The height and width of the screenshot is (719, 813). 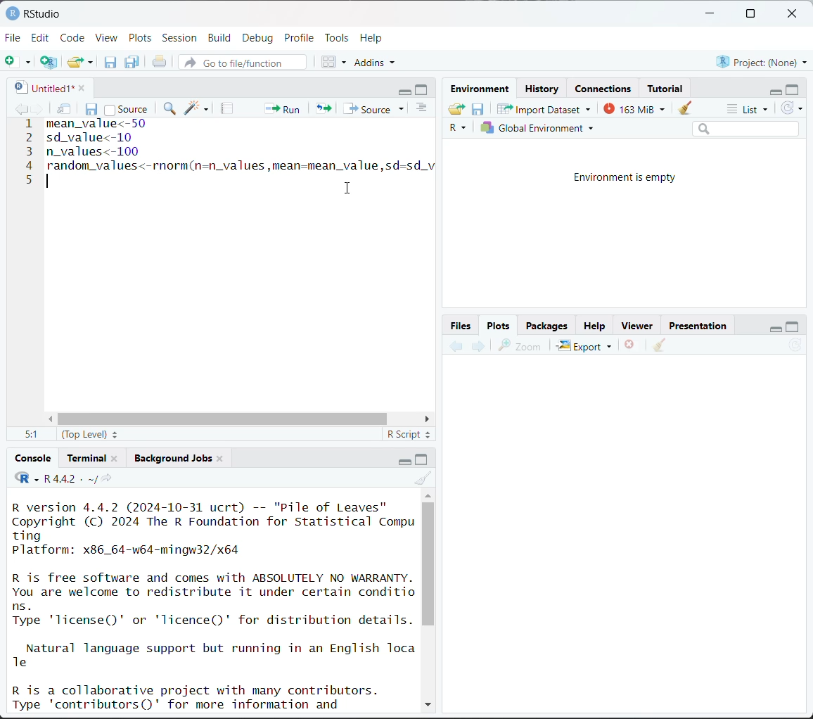 What do you see at coordinates (478, 110) in the screenshot?
I see `save workspace as` at bounding box center [478, 110].